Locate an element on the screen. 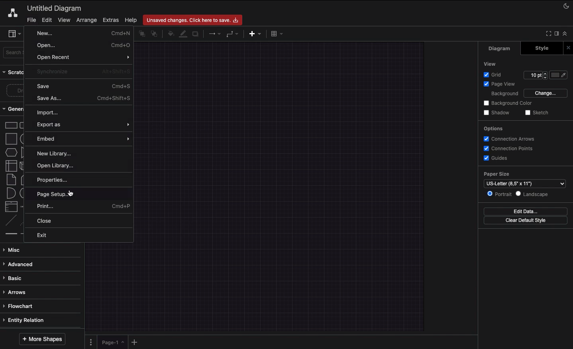 The width and height of the screenshot is (573, 349). Pages is located at coordinates (89, 342).